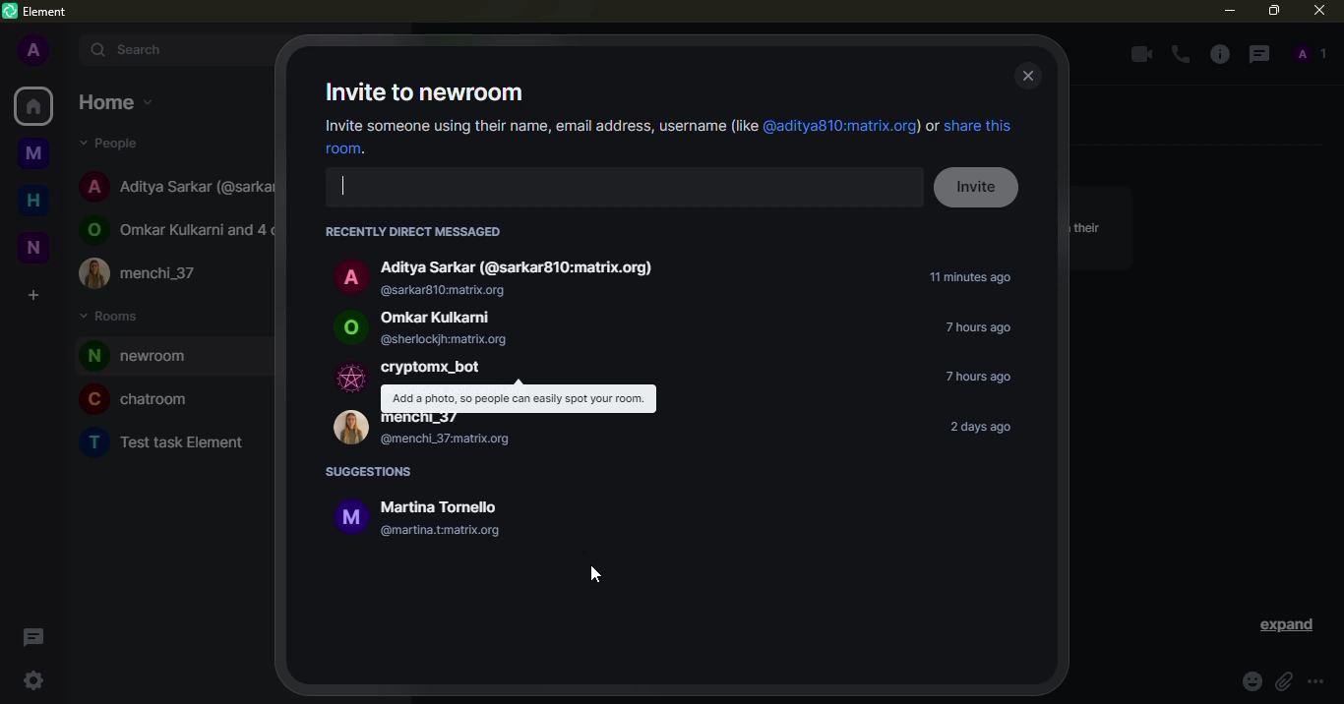 This screenshot has width=1344, height=704. Describe the element at coordinates (1260, 55) in the screenshot. I see `threads` at that location.